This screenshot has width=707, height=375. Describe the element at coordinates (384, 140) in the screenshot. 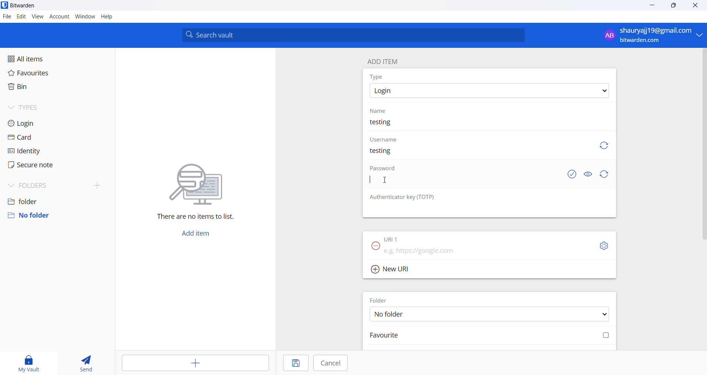

I see `username heading` at that location.